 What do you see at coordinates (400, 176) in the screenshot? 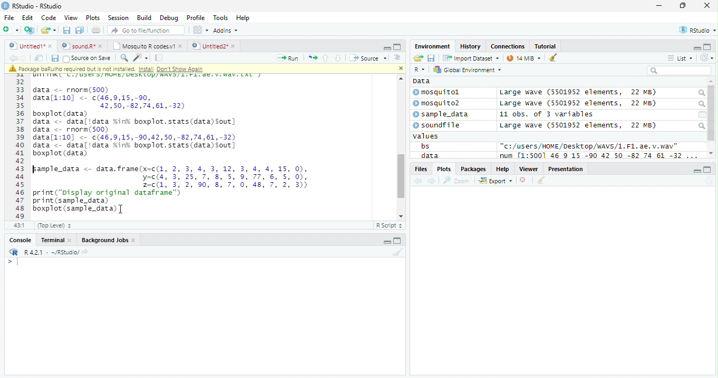
I see `scroll bar` at bounding box center [400, 176].